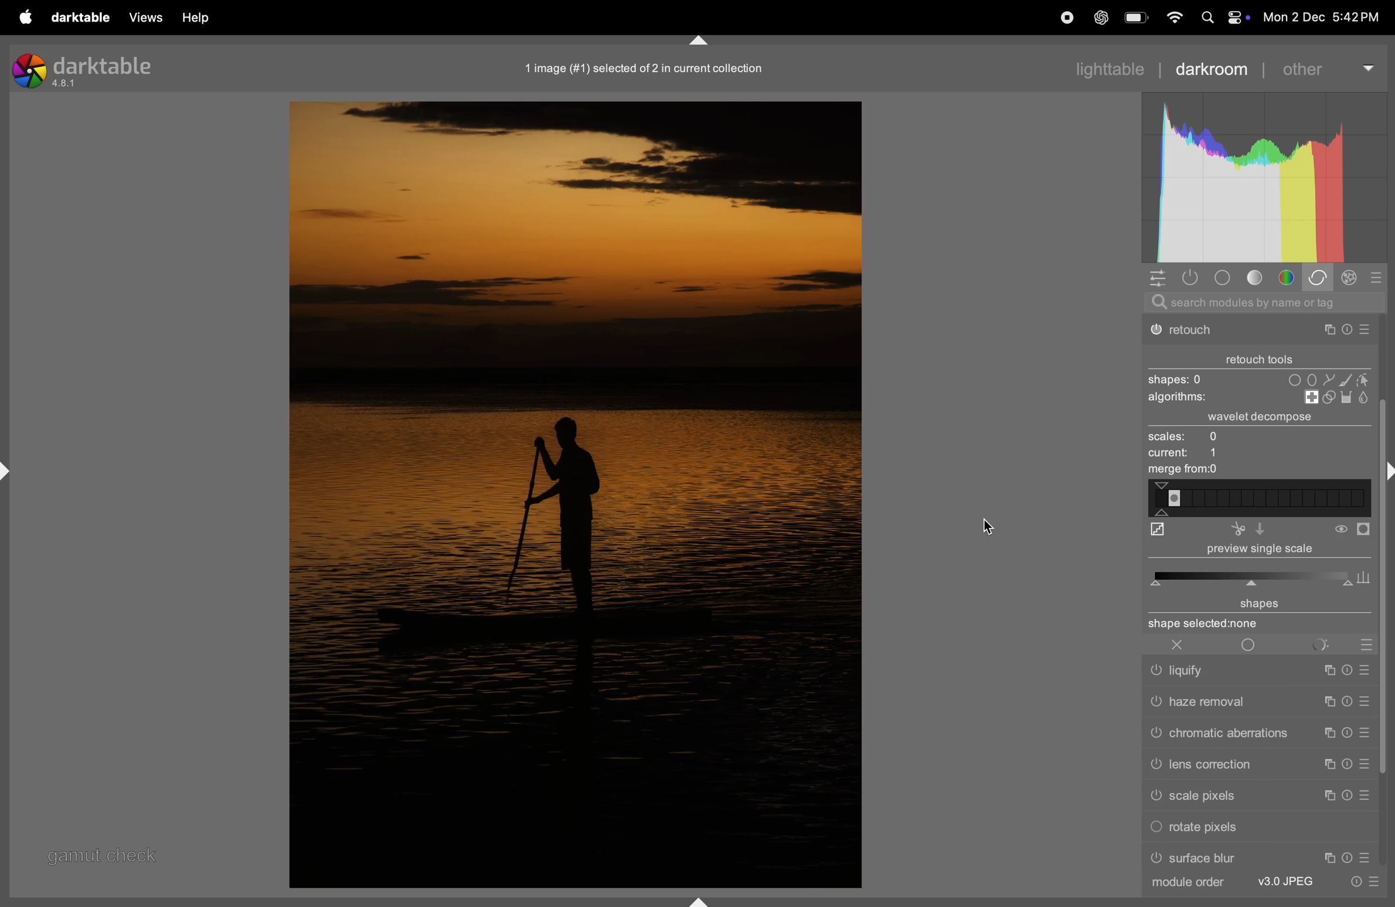 The width and height of the screenshot is (1395, 907). Describe the element at coordinates (1259, 332) in the screenshot. I see `retouch` at that location.